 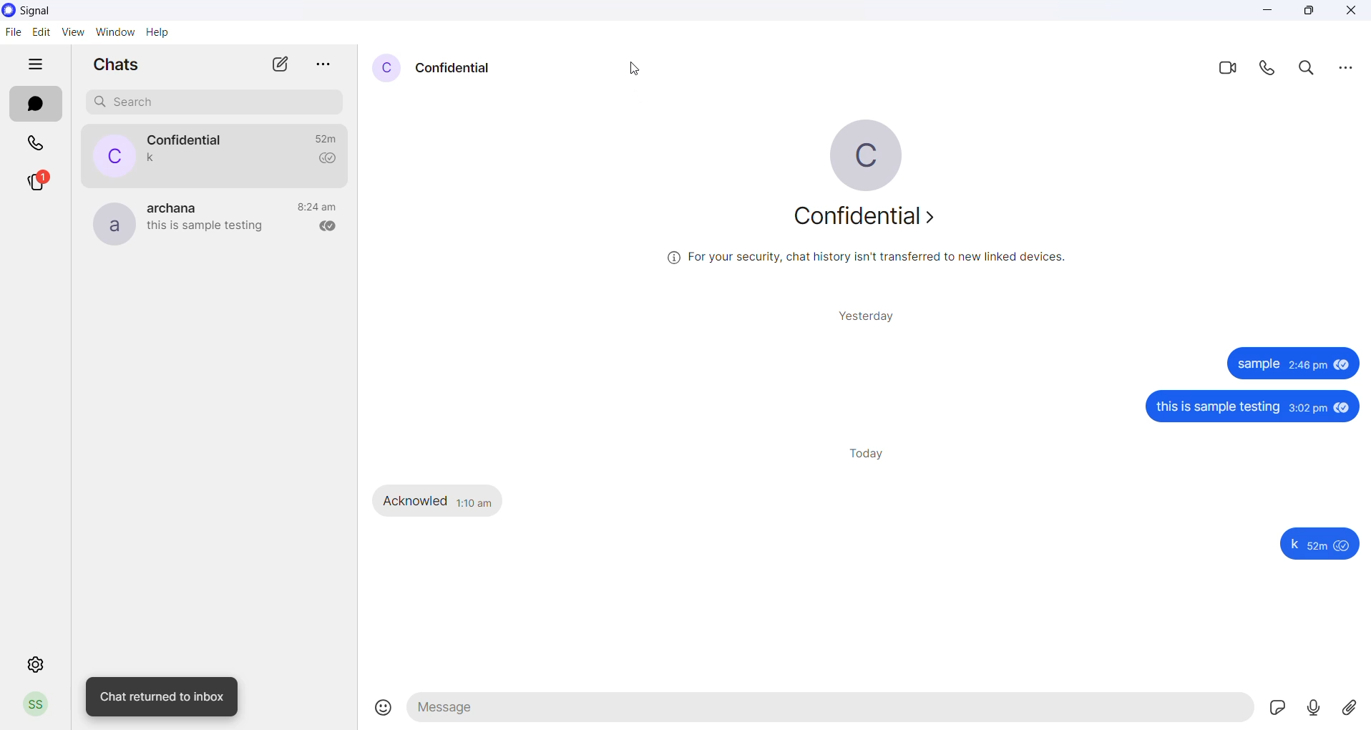 What do you see at coordinates (39, 703) in the screenshot?
I see `profile` at bounding box center [39, 703].